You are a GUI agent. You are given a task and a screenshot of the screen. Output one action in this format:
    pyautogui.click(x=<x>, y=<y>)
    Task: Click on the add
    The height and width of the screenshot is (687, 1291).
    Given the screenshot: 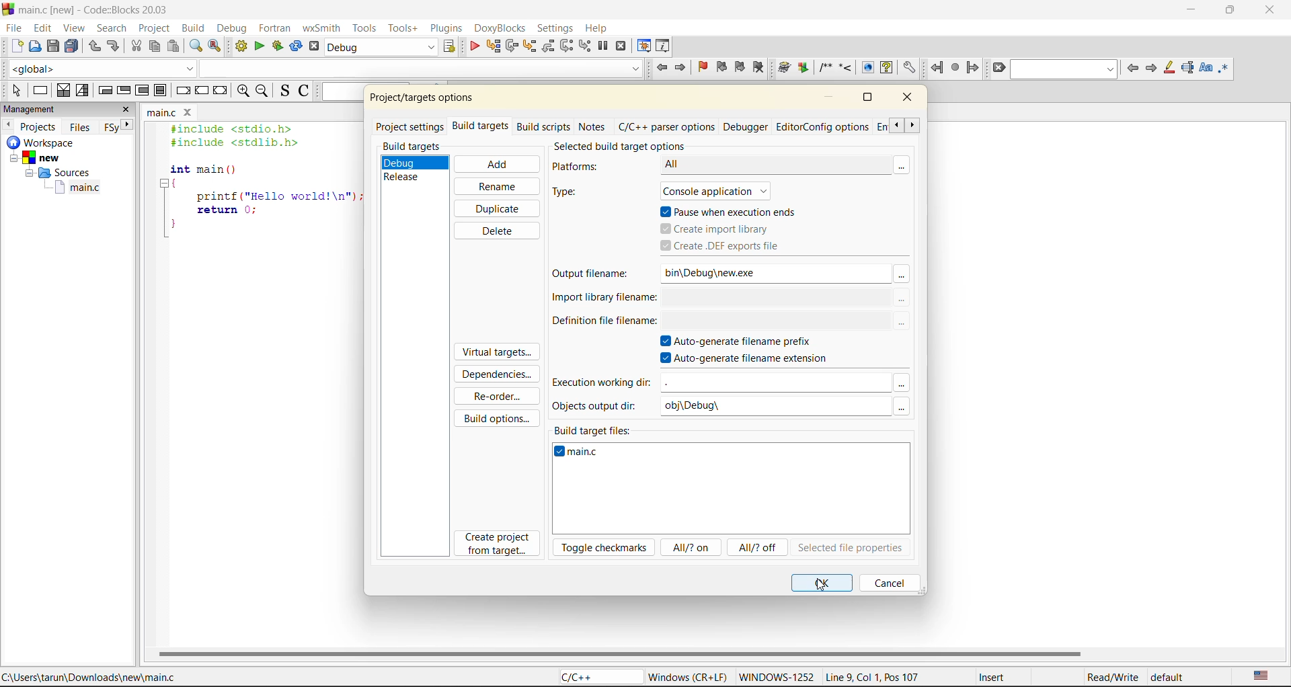 What is the action you would take?
    pyautogui.click(x=496, y=164)
    